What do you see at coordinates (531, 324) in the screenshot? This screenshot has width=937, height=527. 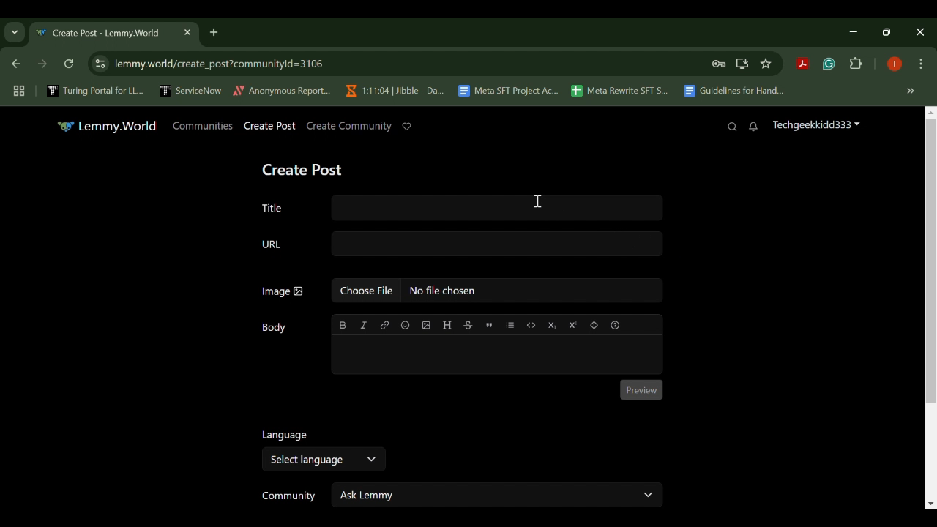 I see `code ` at bounding box center [531, 324].